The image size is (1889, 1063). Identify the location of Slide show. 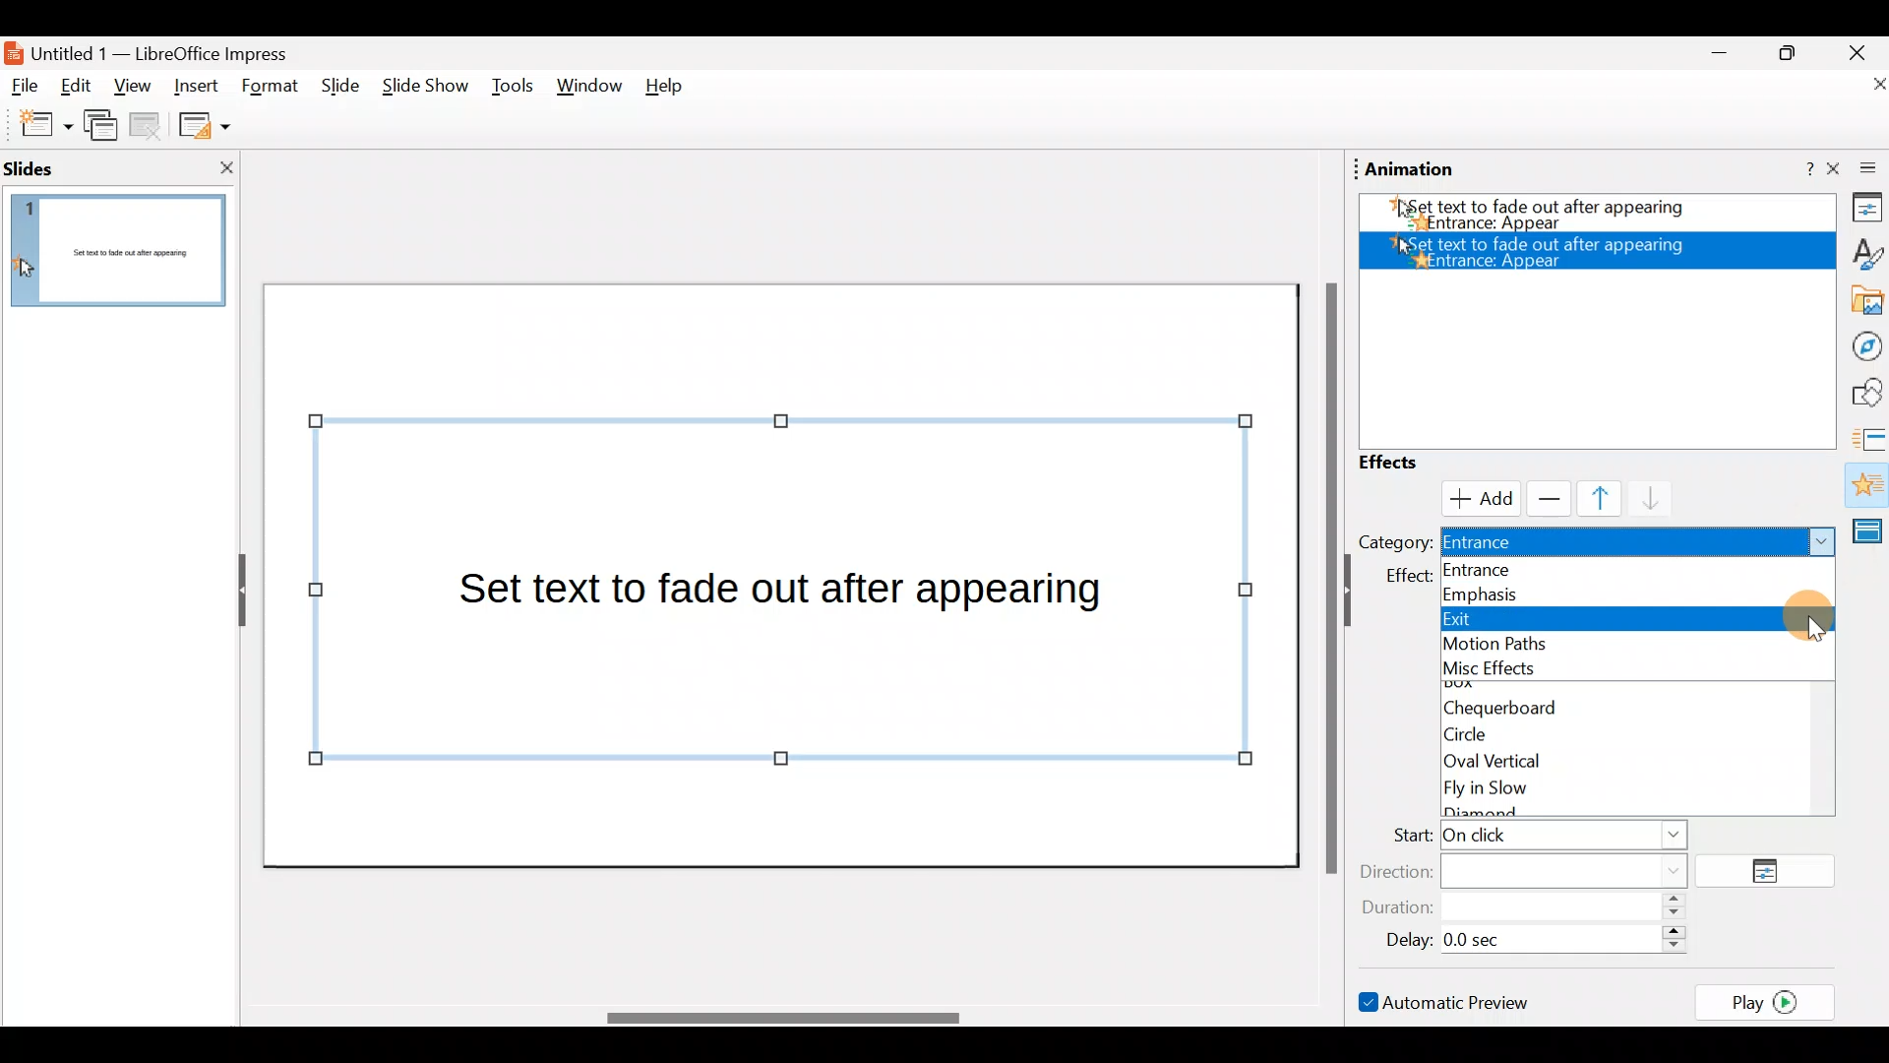
(423, 91).